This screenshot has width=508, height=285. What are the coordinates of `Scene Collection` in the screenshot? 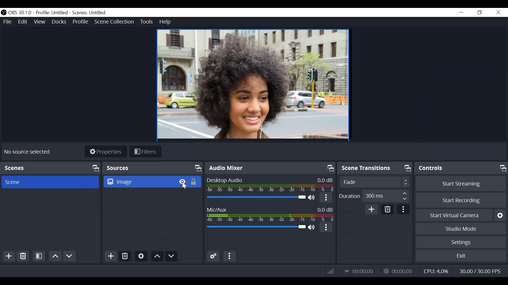 It's located at (115, 22).